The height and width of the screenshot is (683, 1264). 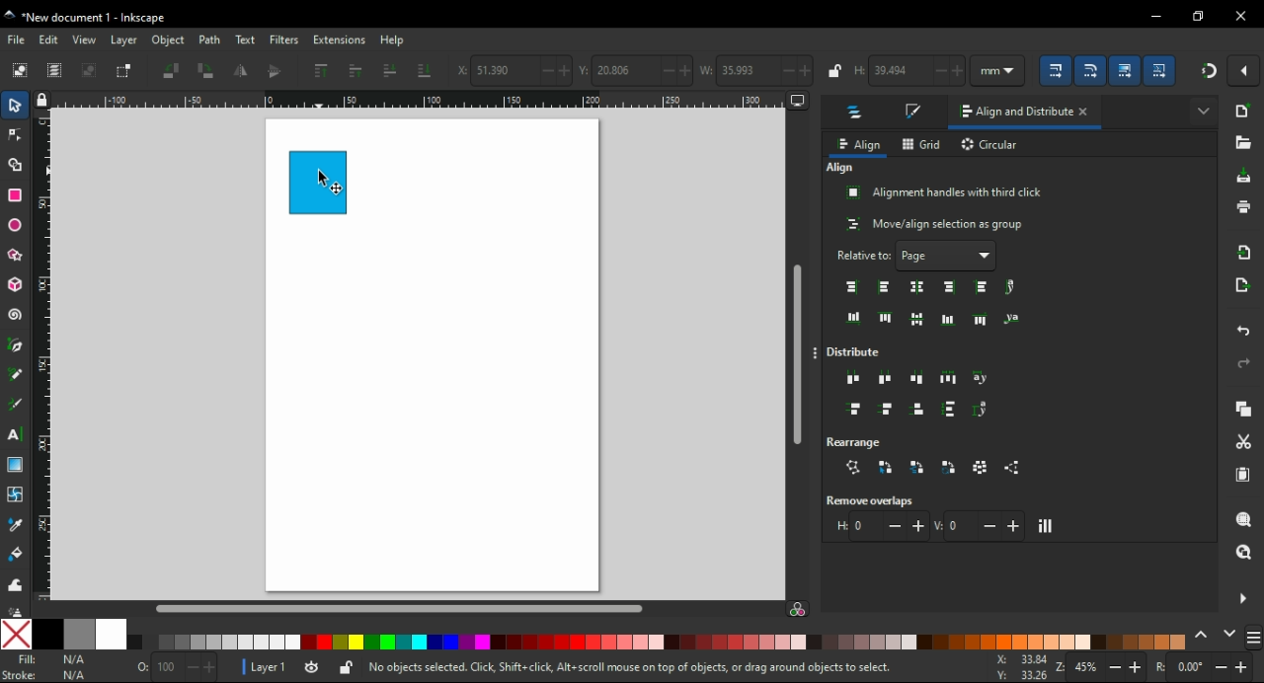 I want to click on distribute horizontally with even spacing between right edges, so click(x=919, y=377).